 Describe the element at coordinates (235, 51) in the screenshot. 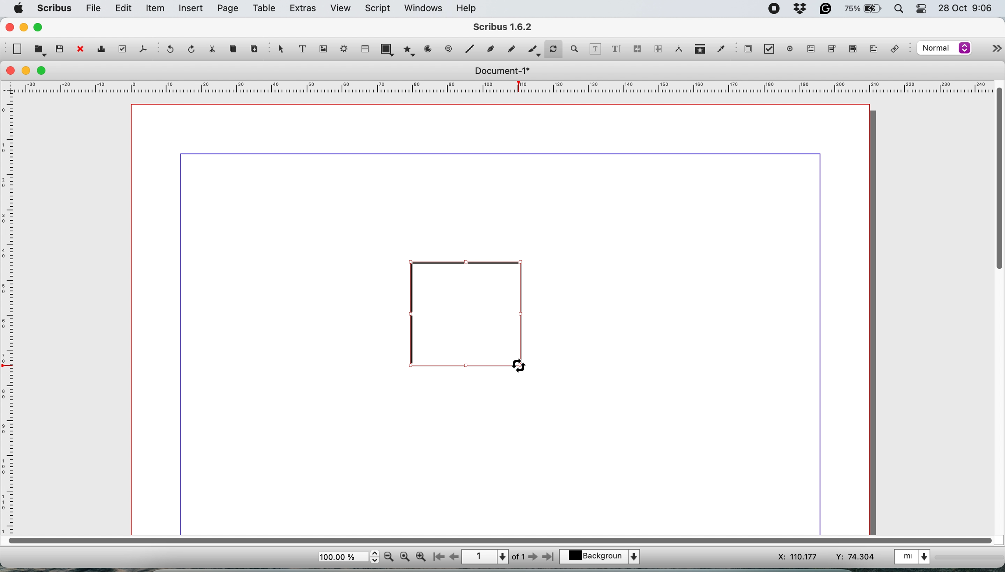

I see `copy` at that location.